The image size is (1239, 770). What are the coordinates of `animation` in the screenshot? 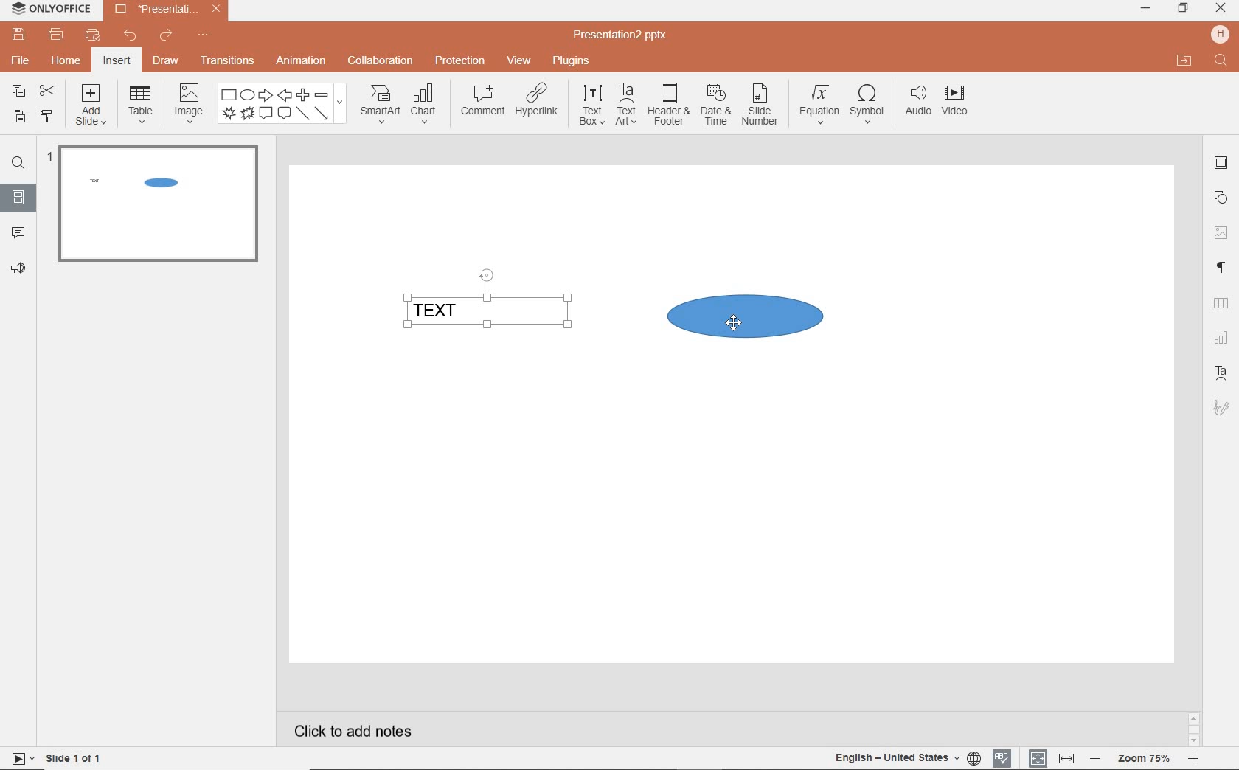 It's located at (300, 62).